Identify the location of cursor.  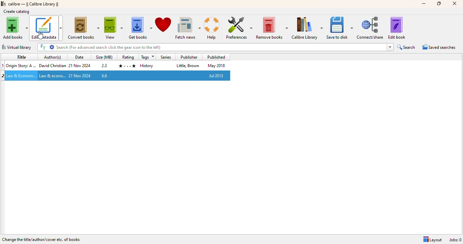
(40, 35).